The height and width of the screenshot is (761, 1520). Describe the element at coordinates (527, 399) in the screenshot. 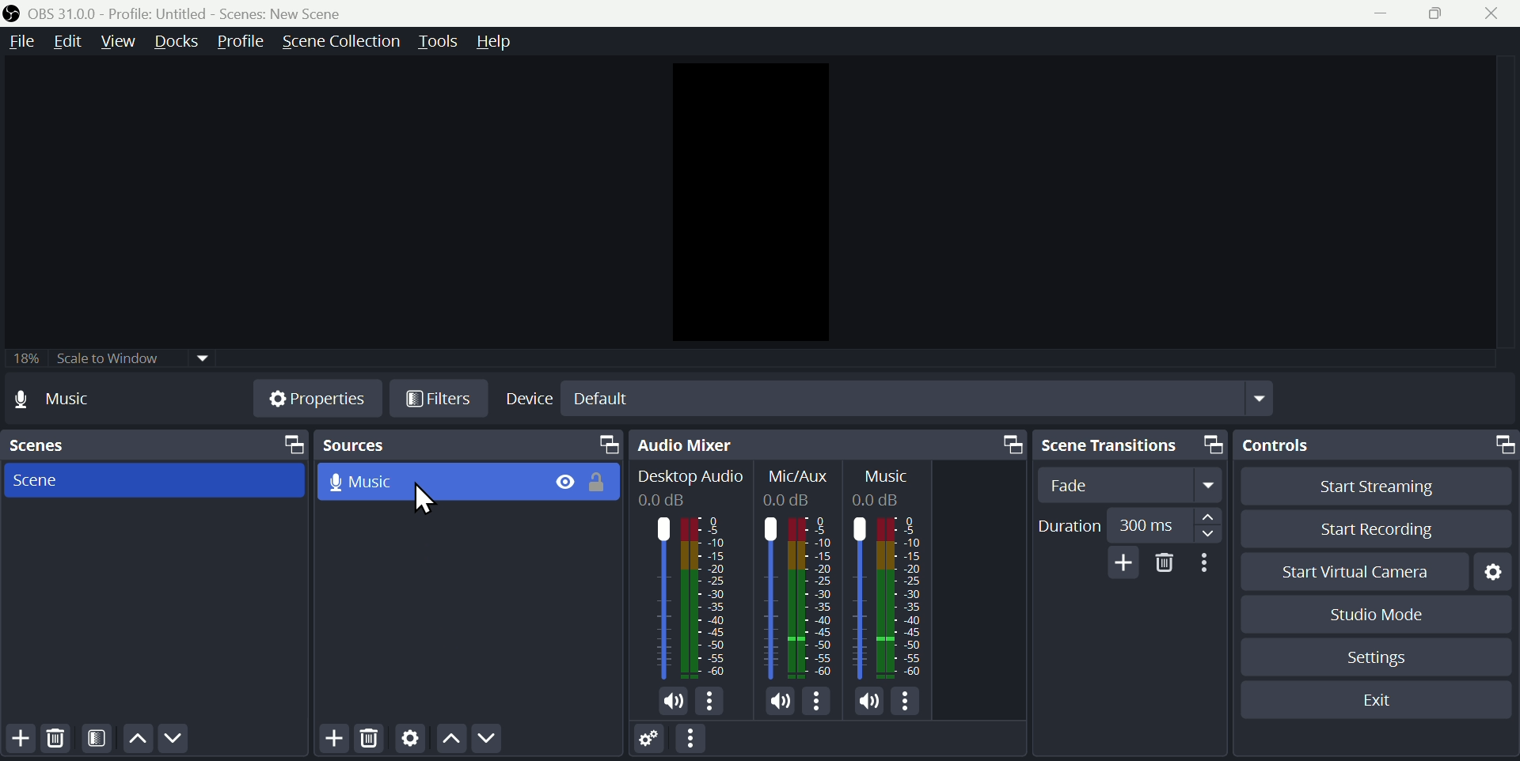

I see `Device` at that location.